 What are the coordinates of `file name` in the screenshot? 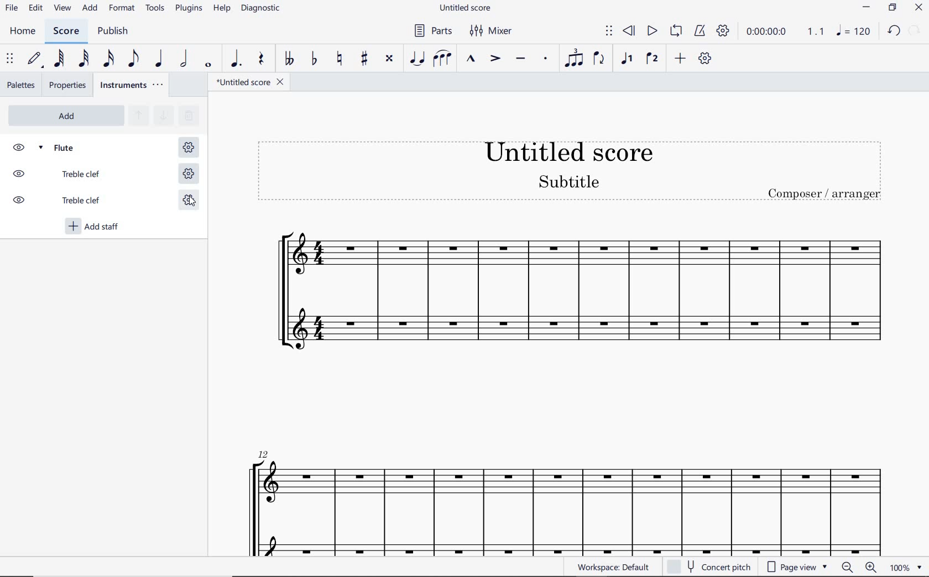 It's located at (249, 82).